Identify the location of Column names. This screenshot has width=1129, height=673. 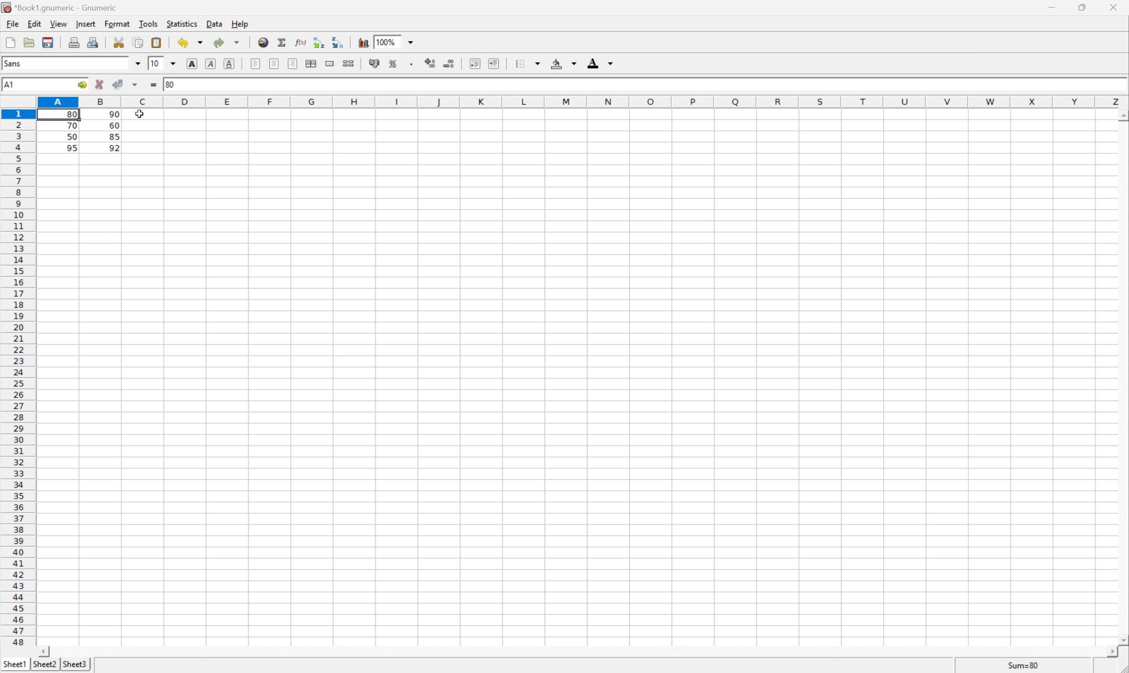
(582, 102).